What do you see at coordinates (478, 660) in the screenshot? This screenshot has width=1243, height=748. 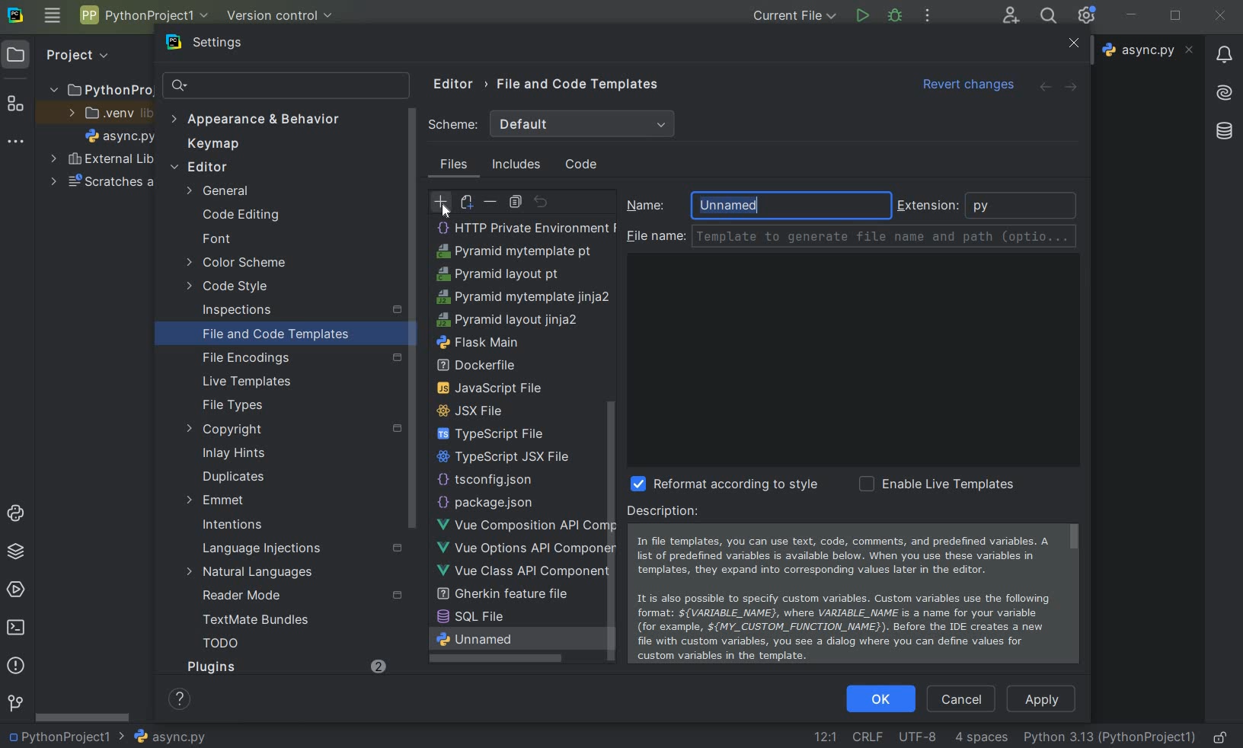 I see `flask main` at bounding box center [478, 660].